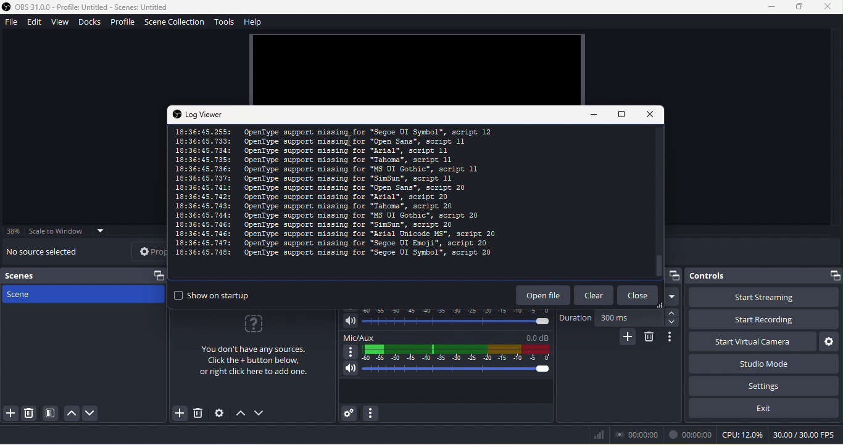 This screenshot has width=843, height=445. What do you see at coordinates (593, 295) in the screenshot?
I see `clear` at bounding box center [593, 295].